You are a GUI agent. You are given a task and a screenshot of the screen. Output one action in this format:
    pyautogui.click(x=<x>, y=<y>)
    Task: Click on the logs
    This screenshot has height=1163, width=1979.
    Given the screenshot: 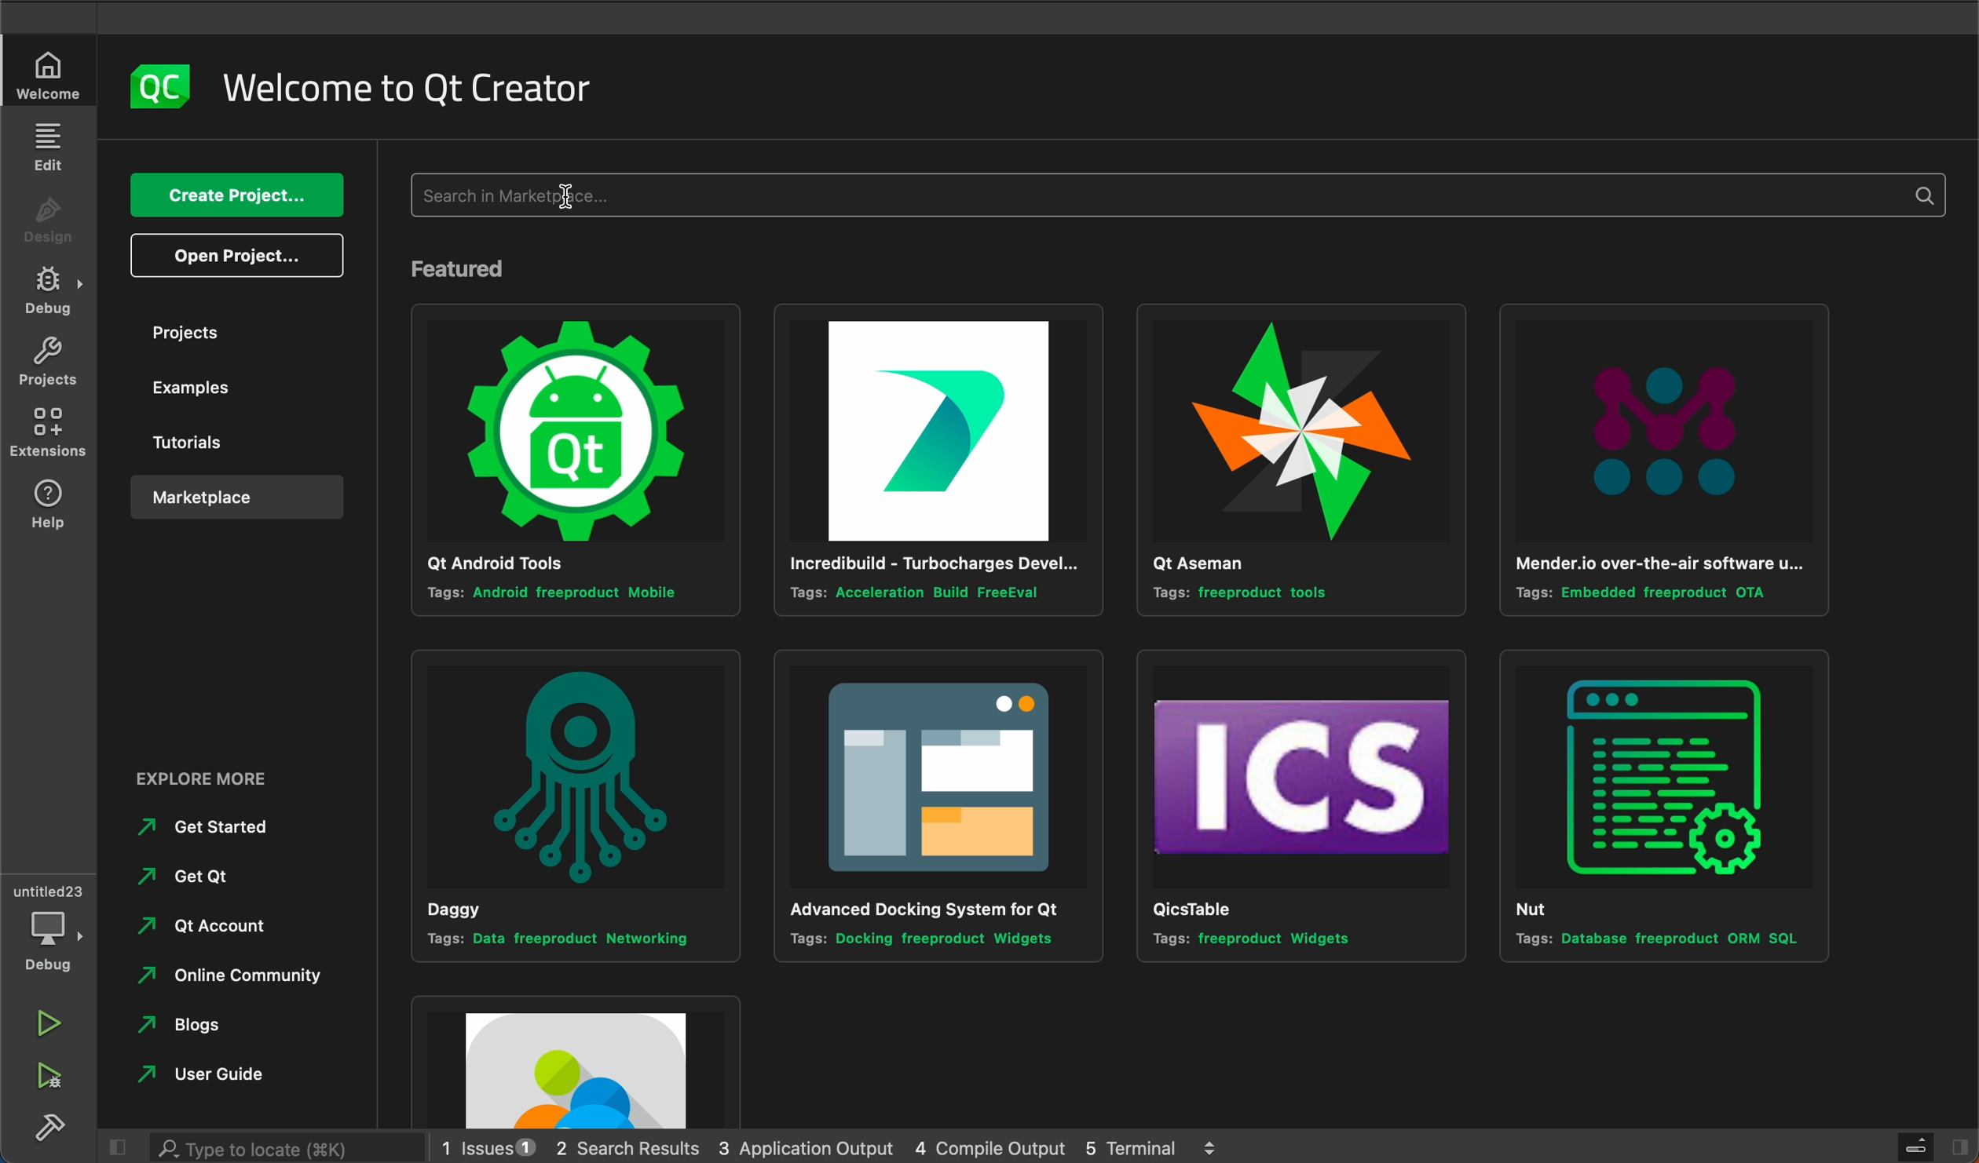 What is the action you would take?
    pyautogui.click(x=851, y=1146)
    